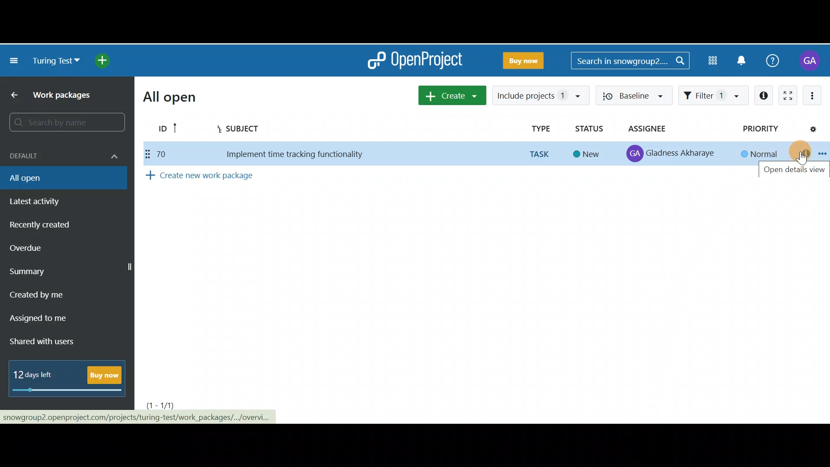 Image resolution: width=830 pixels, height=467 pixels. What do you see at coordinates (62, 151) in the screenshot?
I see `Default` at bounding box center [62, 151].